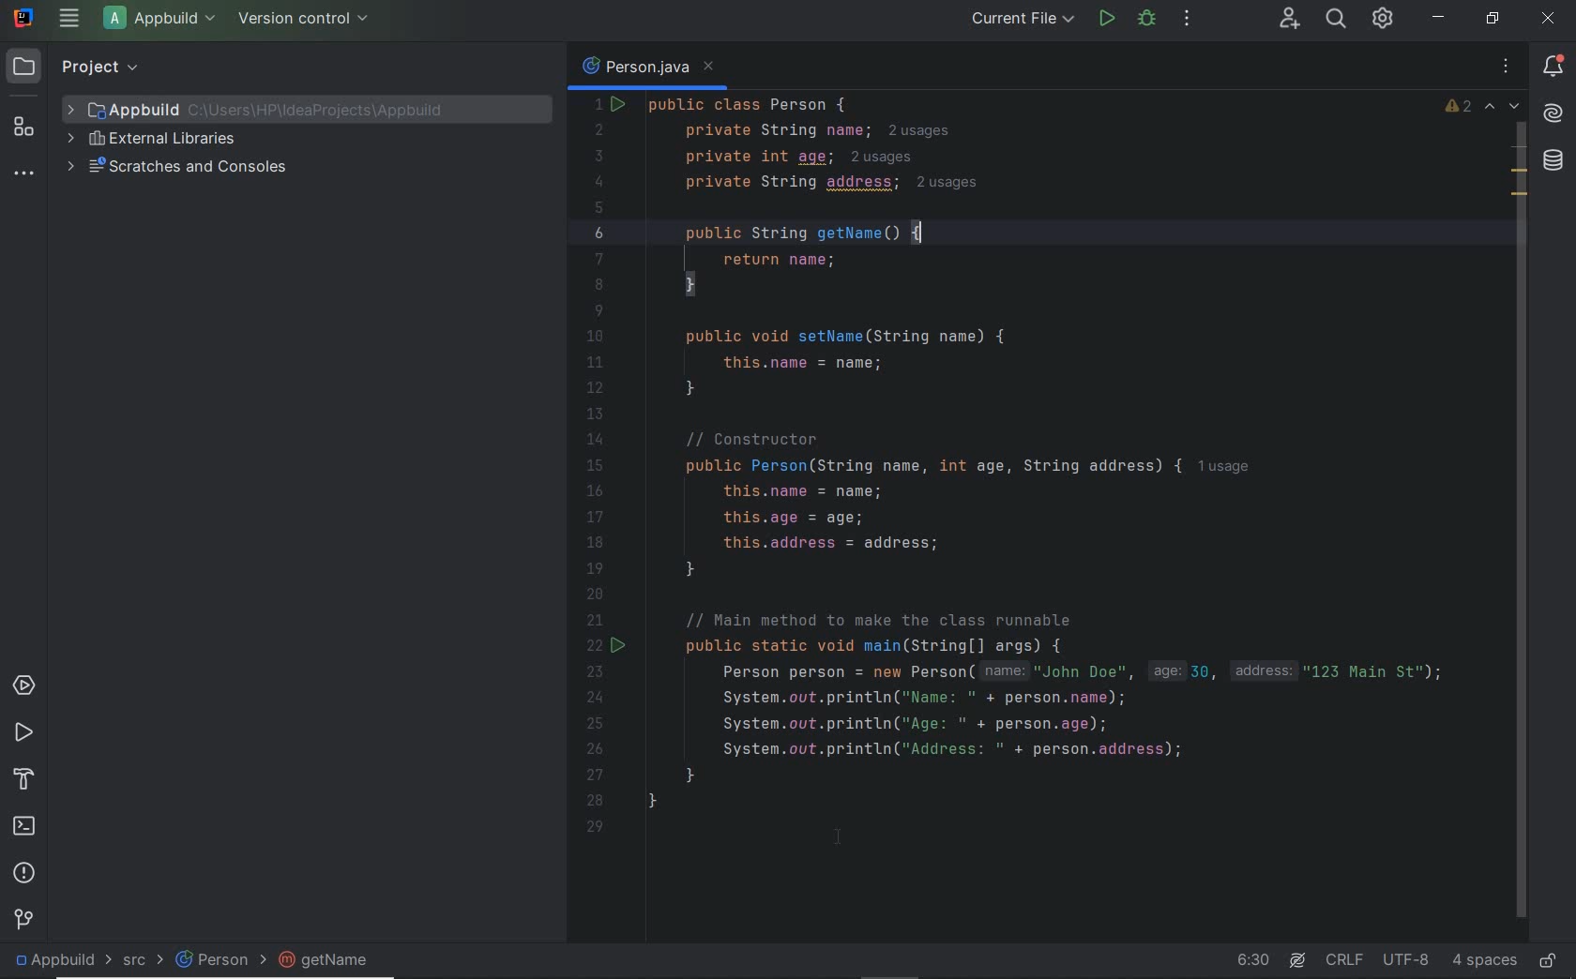  I want to click on problems, so click(23, 870).